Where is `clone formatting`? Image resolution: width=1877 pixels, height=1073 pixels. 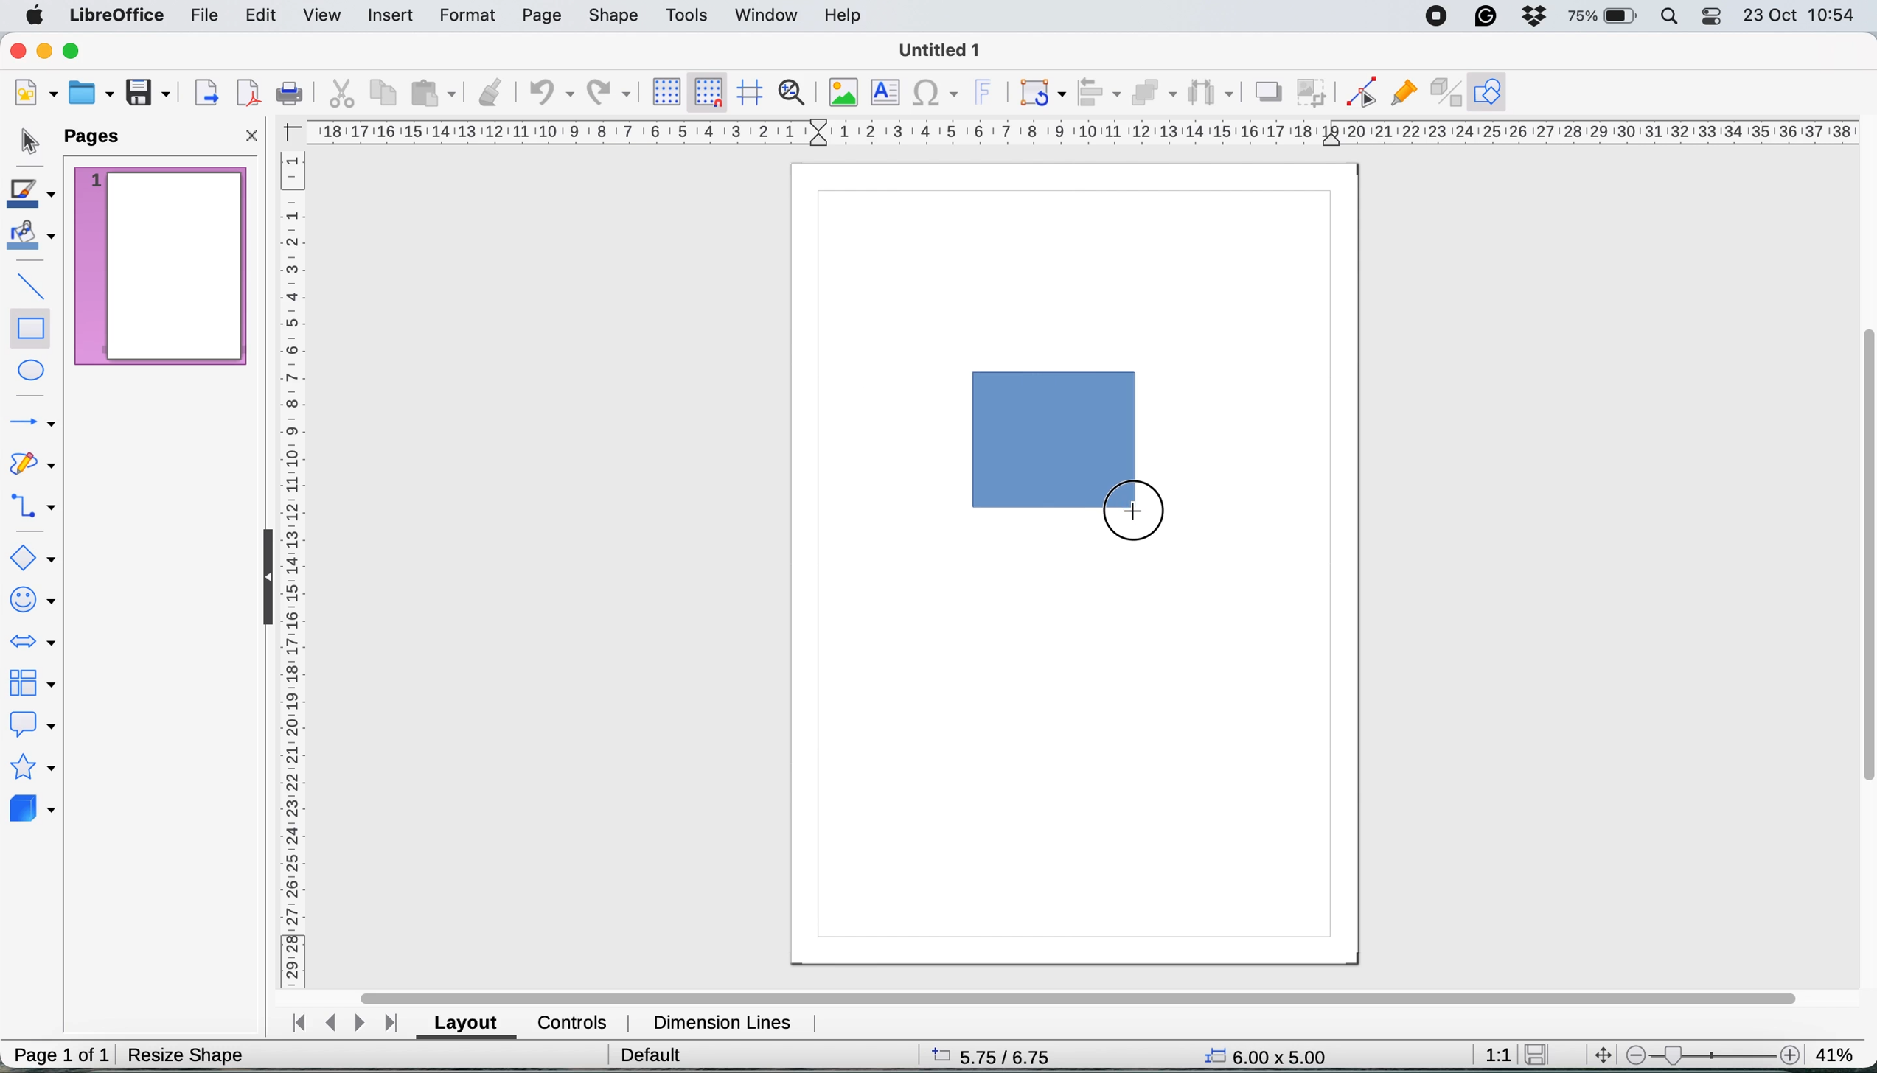 clone formatting is located at coordinates (492, 92).